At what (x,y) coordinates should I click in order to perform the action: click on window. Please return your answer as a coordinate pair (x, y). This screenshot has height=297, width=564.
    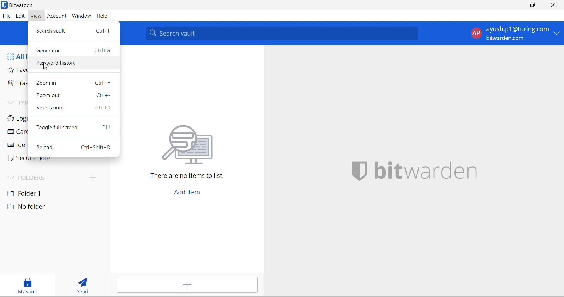
    Looking at the image, I should click on (82, 16).